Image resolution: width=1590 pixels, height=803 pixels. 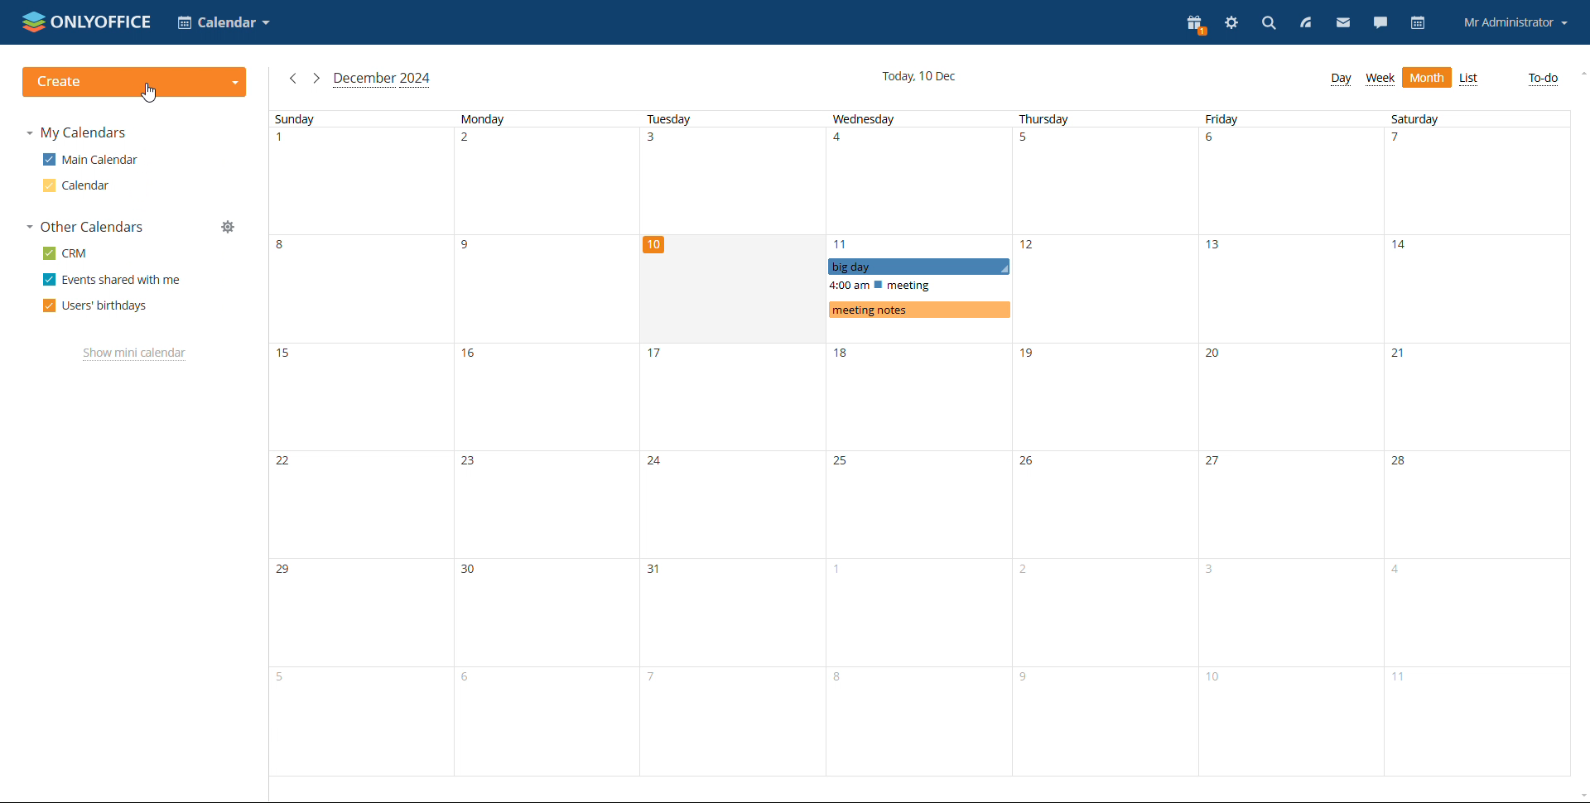 What do you see at coordinates (1230, 22) in the screenshot?
I see `settings` at bounding box center [1230, 22].